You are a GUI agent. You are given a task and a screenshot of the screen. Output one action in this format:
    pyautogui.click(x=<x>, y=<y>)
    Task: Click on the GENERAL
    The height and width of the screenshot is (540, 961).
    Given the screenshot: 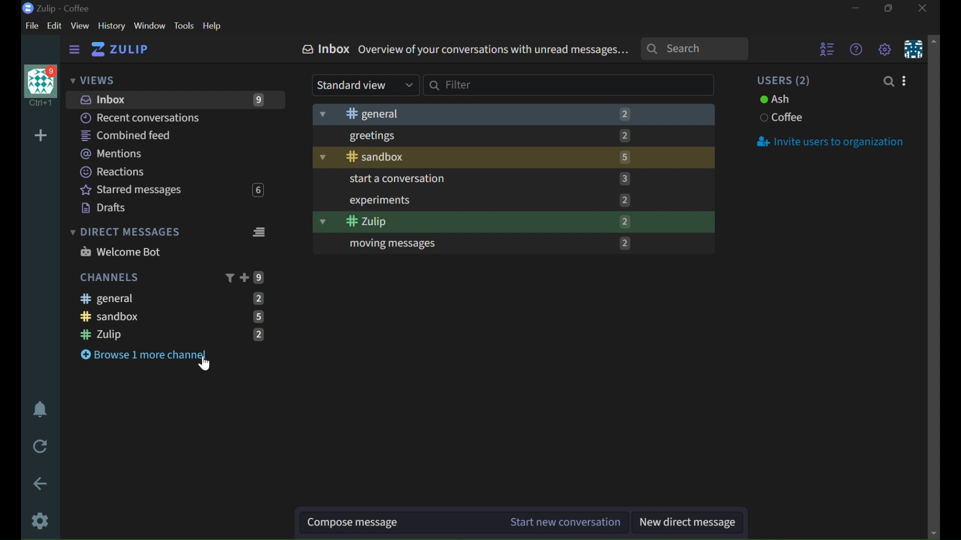 What is the action you would take?
    pyautogui.click(x=514, y=112)
    